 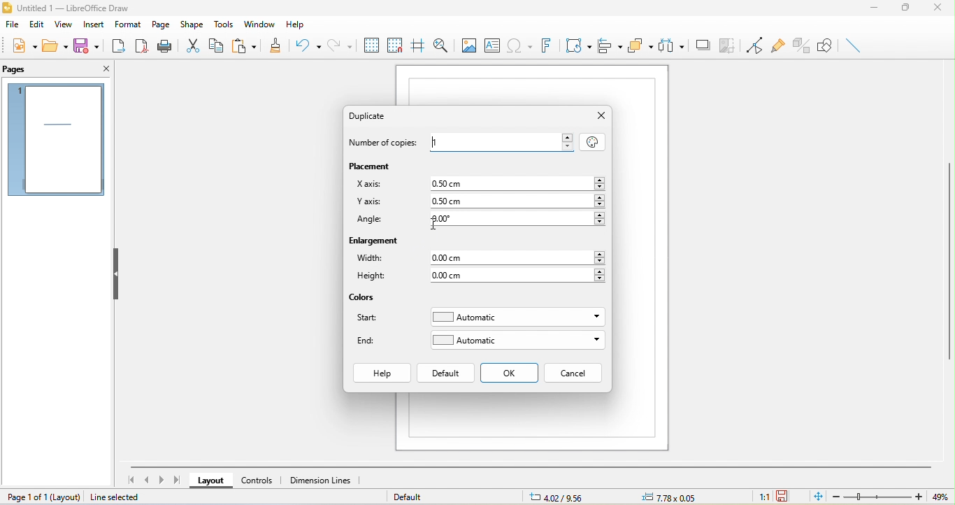 What do you see at coordinates (221, 48) in the screenshot?
I see `copy` at bounding box center [221, 48].